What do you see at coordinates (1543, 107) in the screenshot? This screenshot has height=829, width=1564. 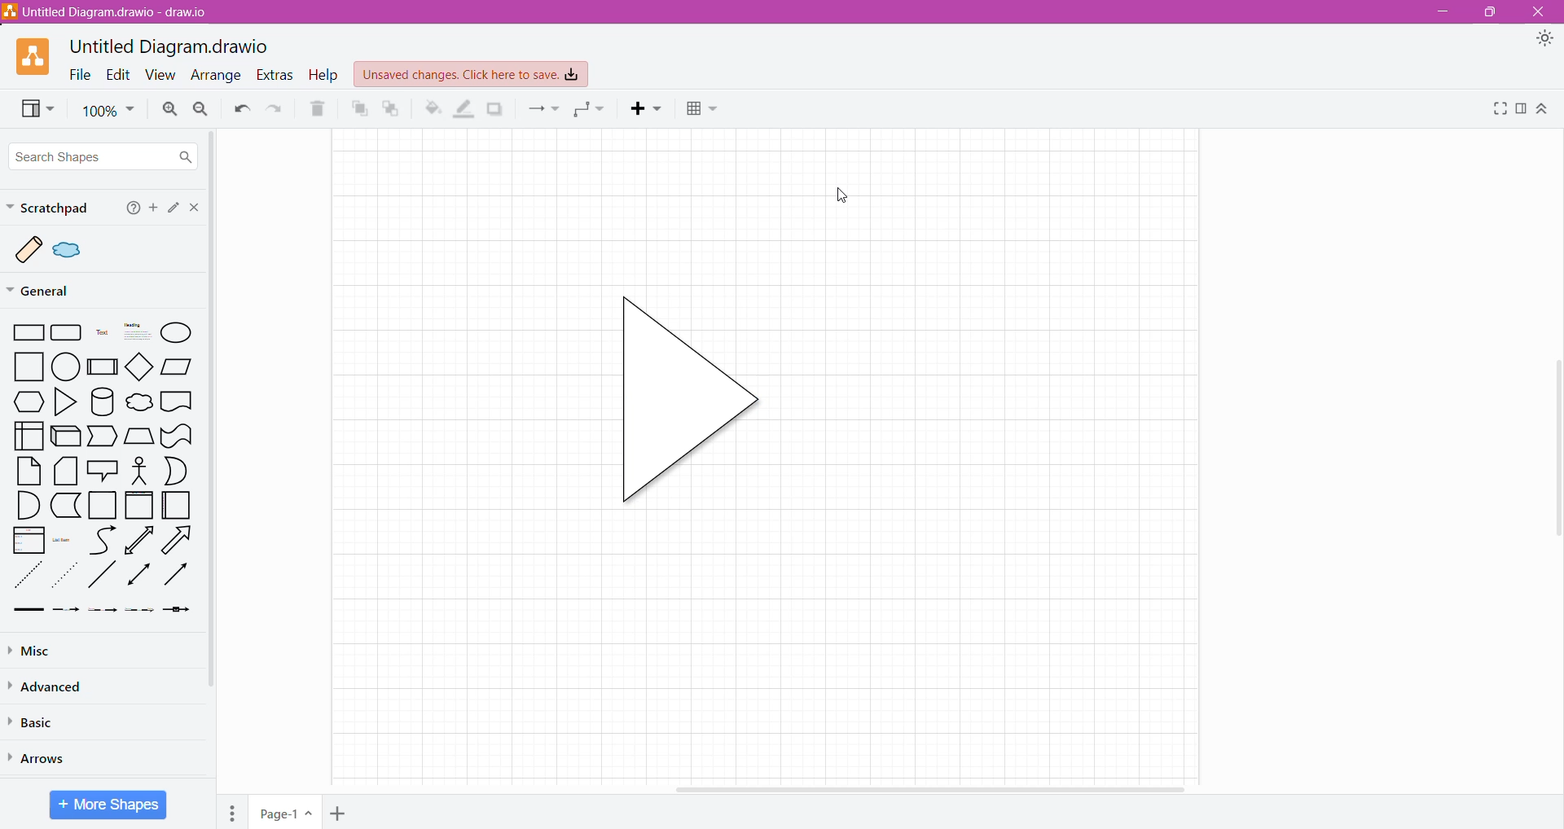 I see `Expand/Collapse` at bounding box center [1543, 107].